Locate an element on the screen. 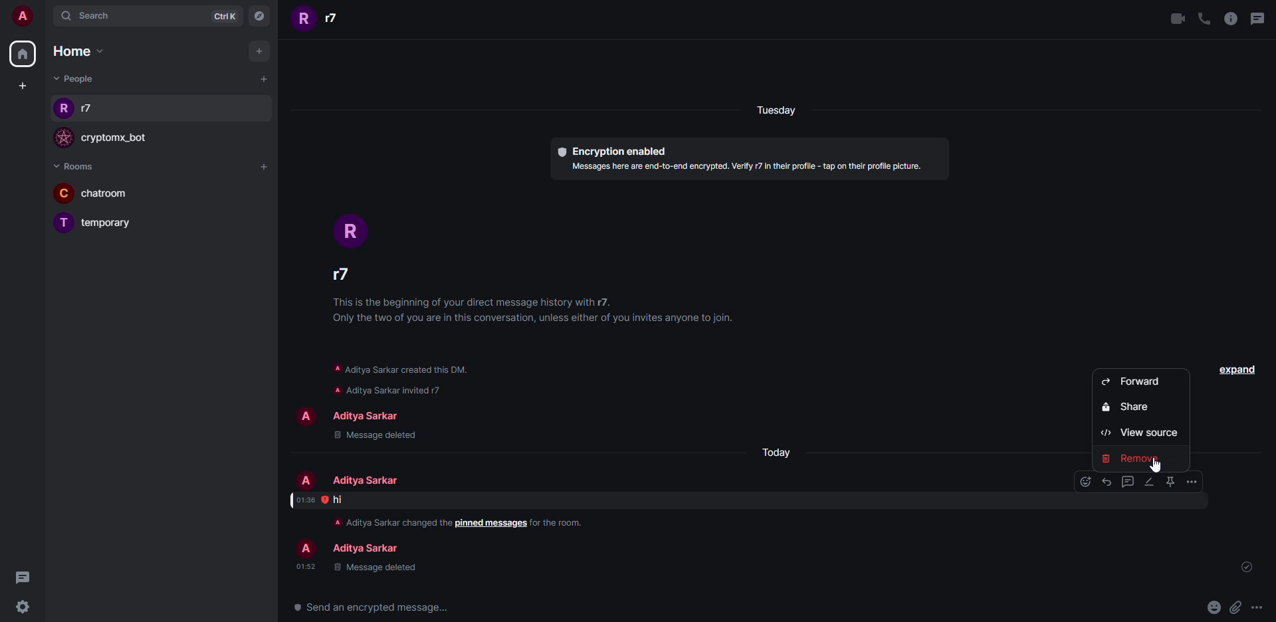 Image resolution: width=1276 pixels, height=622 pixels. share is located at coordinates (1131, 407).